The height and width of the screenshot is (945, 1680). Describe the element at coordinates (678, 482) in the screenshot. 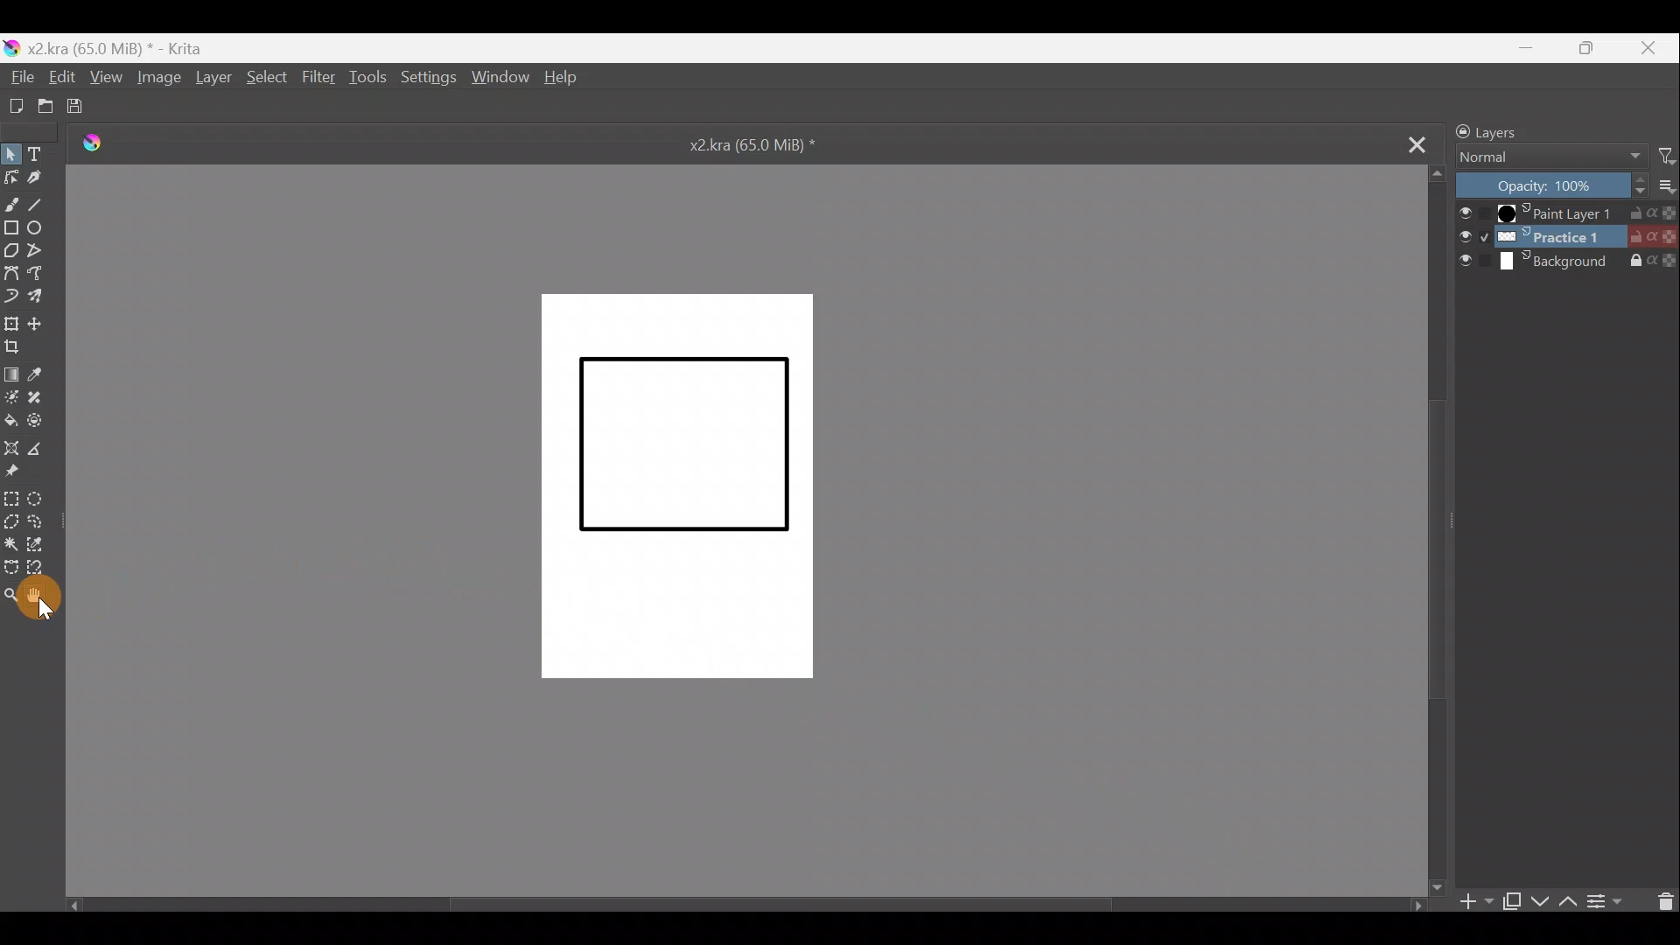

I see `Canvas` at that location.